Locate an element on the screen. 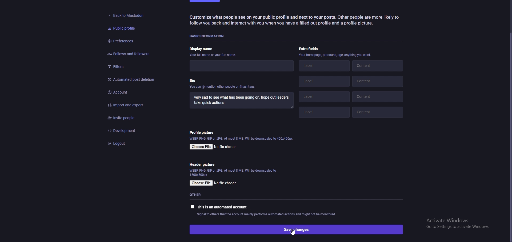 This screenshot has width=512, height=242. label is located at coordinates (326, 97).